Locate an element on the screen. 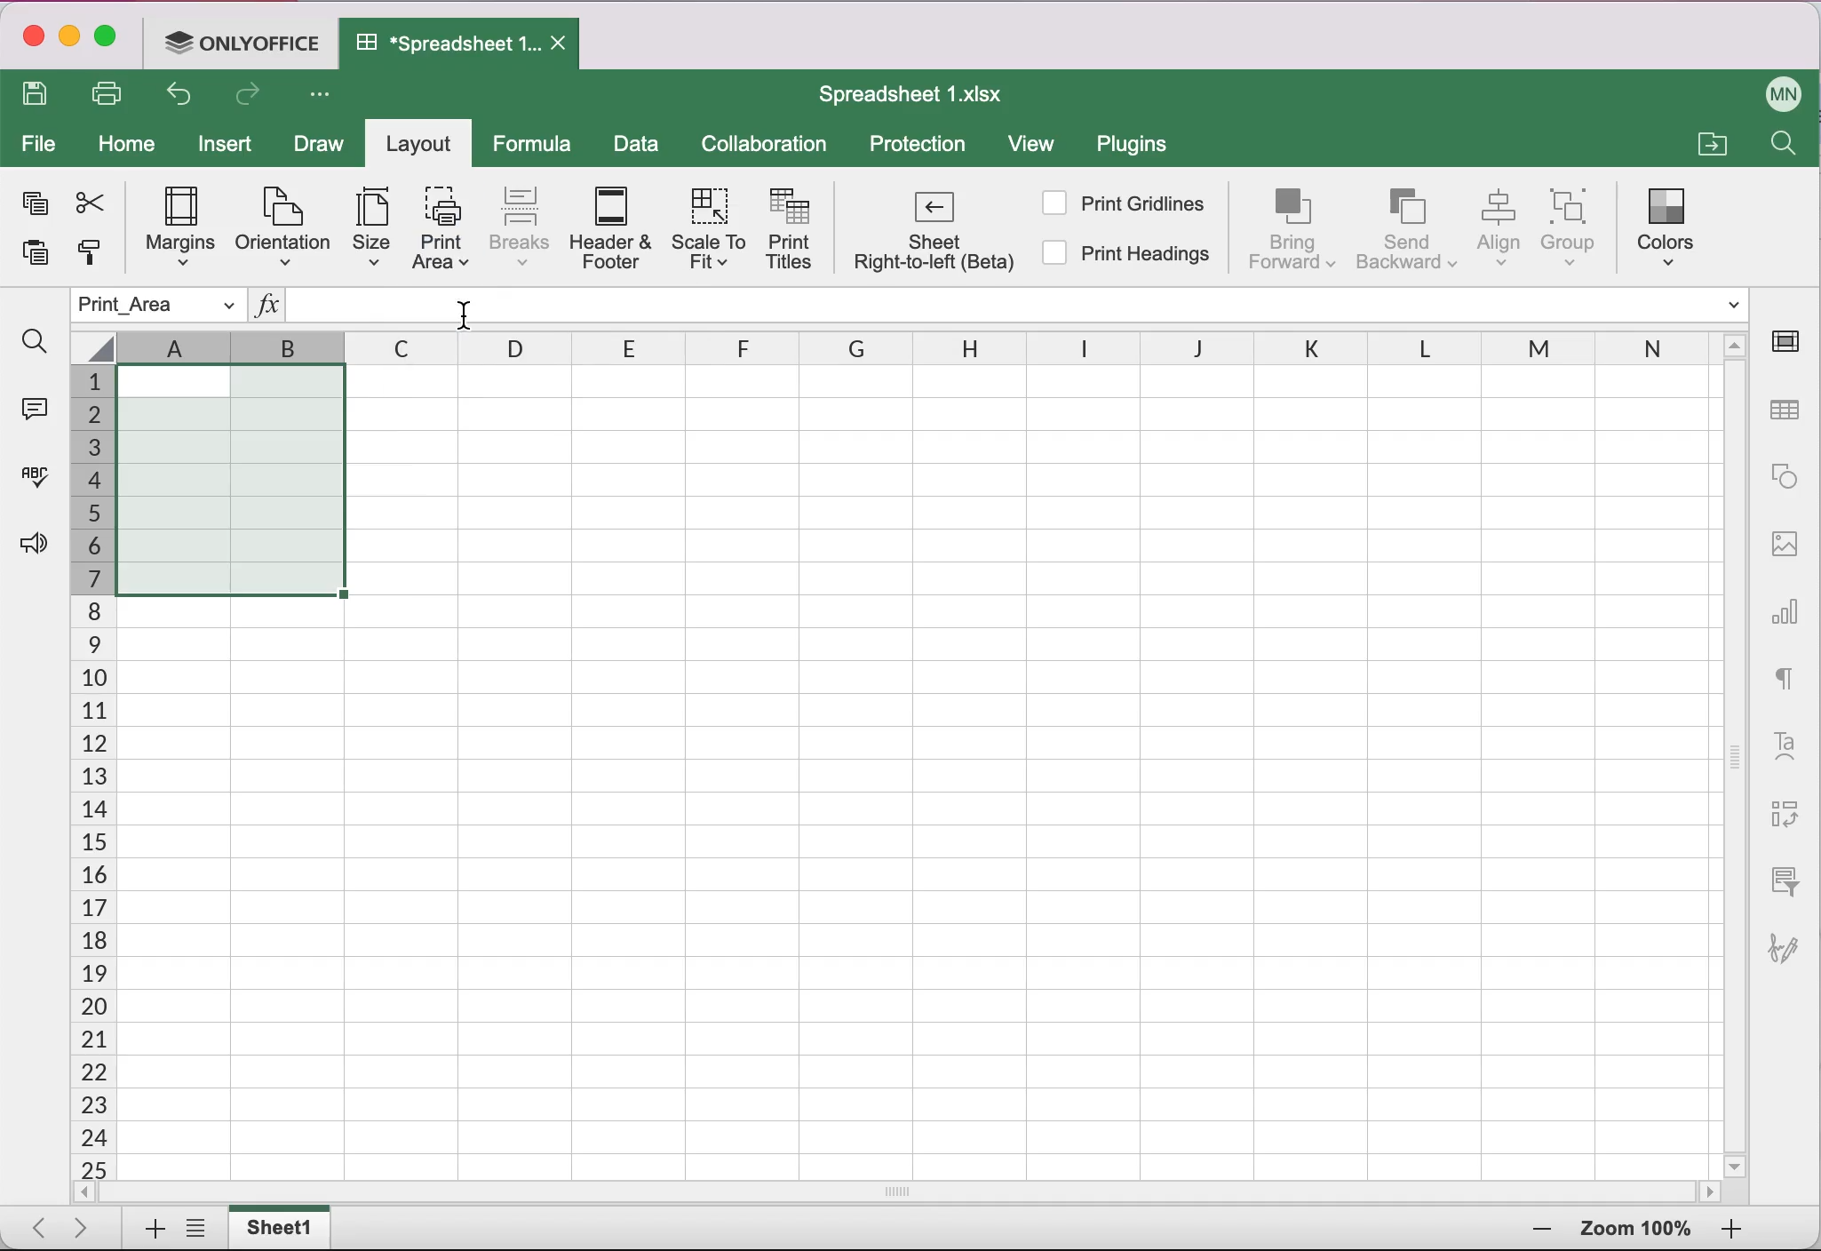  text art is located at coordinates (1785, 744).